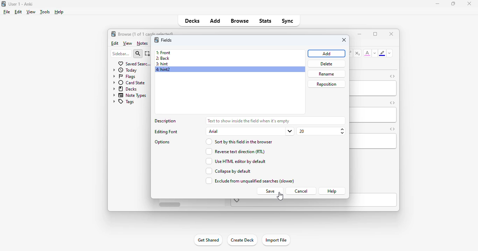 This screenshot has width=478, height=251. I want to click on logo, so click(156, 40).